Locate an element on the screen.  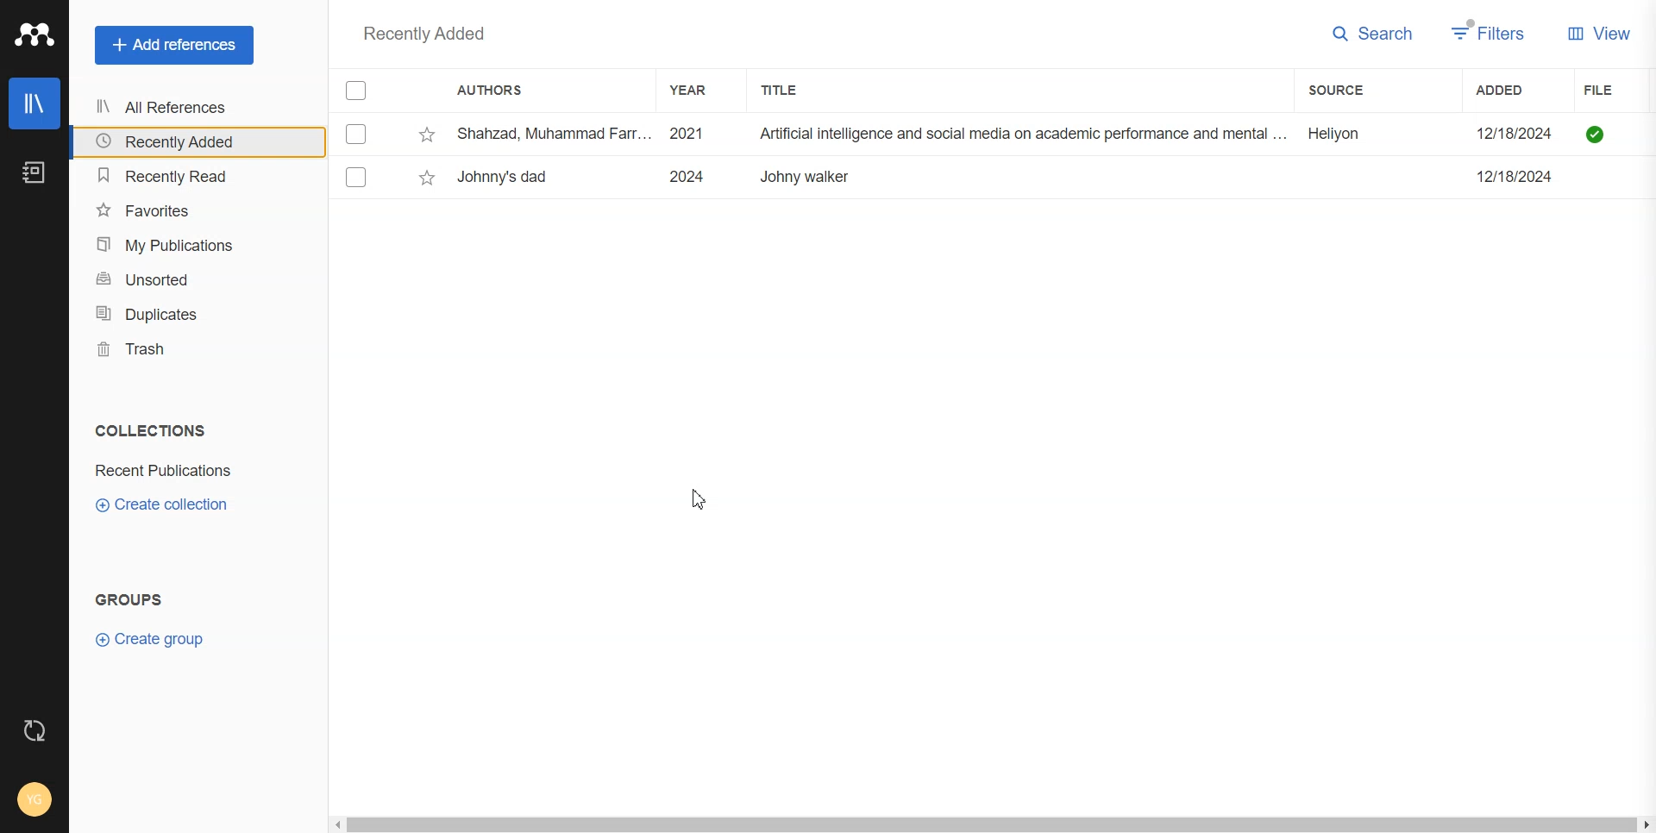
star is located at coordinates (427, 178).